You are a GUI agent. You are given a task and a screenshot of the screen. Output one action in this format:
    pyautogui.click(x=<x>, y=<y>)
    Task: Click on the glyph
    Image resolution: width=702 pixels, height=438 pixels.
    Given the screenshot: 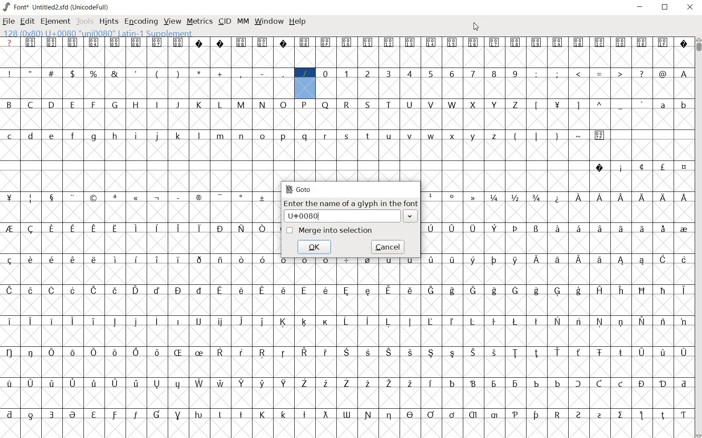 What is the action you would take?
    pyautogui.click(x=642, y=228)
    